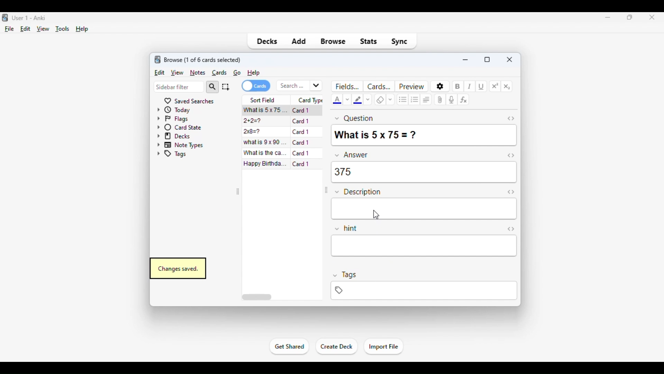 This screenshot has width=664, height=374. What do you see at coordinates (380, 100) in the screenshot?
I see `remove formatting` at bounding box center [380, 100].